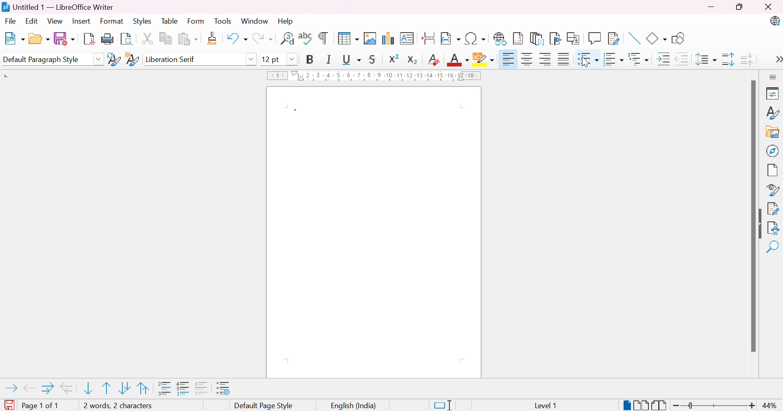 The image size is (783, 411). I want to click on Scroll bar, so click(750, 216).